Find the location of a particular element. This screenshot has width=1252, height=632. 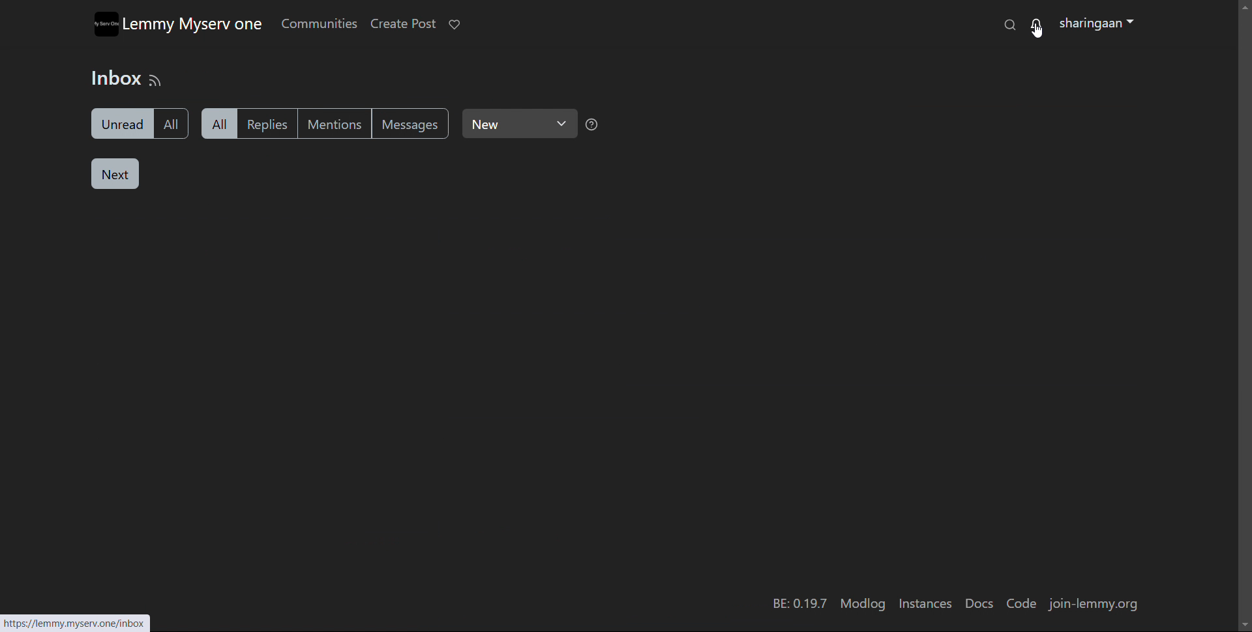

modlog is located at coordinates (860, 605).